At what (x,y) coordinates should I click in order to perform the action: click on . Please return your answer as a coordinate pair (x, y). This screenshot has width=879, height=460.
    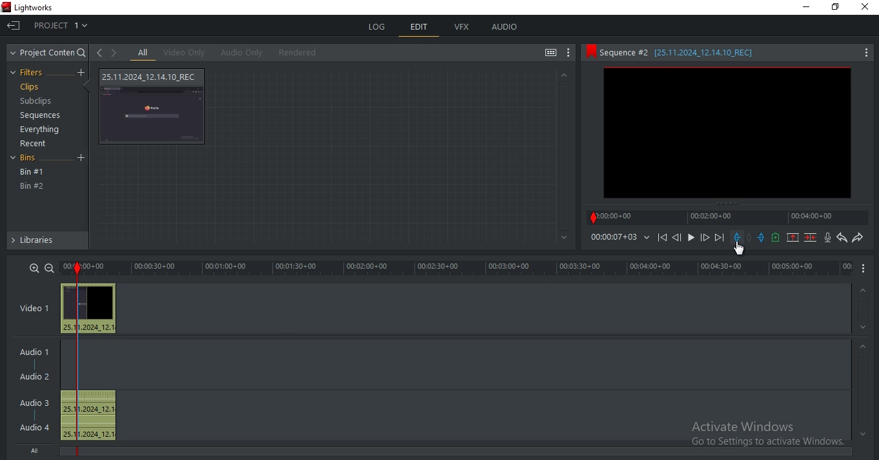
    Looking at the image, I should click on (552, 52).